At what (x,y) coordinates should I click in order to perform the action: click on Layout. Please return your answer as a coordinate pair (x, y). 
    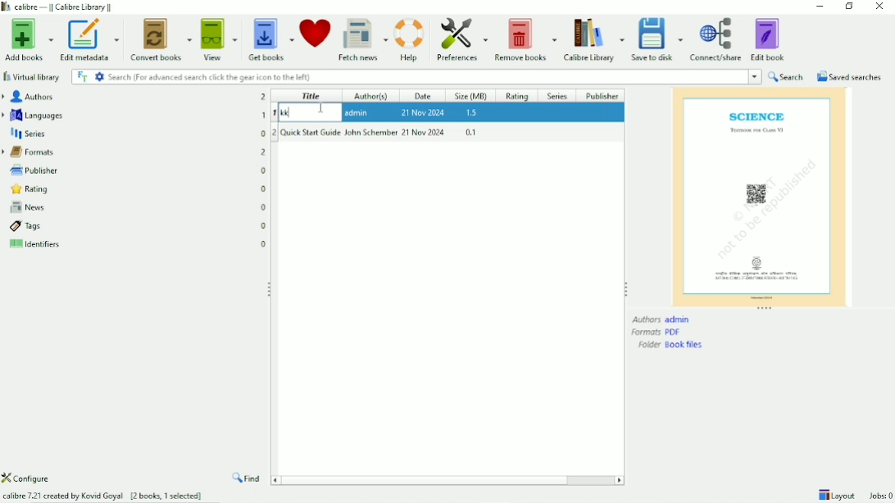
    Looking at the image, I should click on (836, 494).